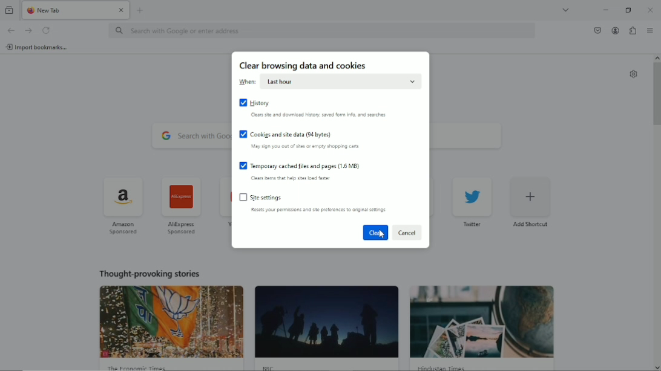 The width and height of the screenshot is (661, 371). What do you see at coordinates (306, 147) in the screenshot?
I see `May sign you out of sites or empty shopping carts` at bounding box center [306, 147].